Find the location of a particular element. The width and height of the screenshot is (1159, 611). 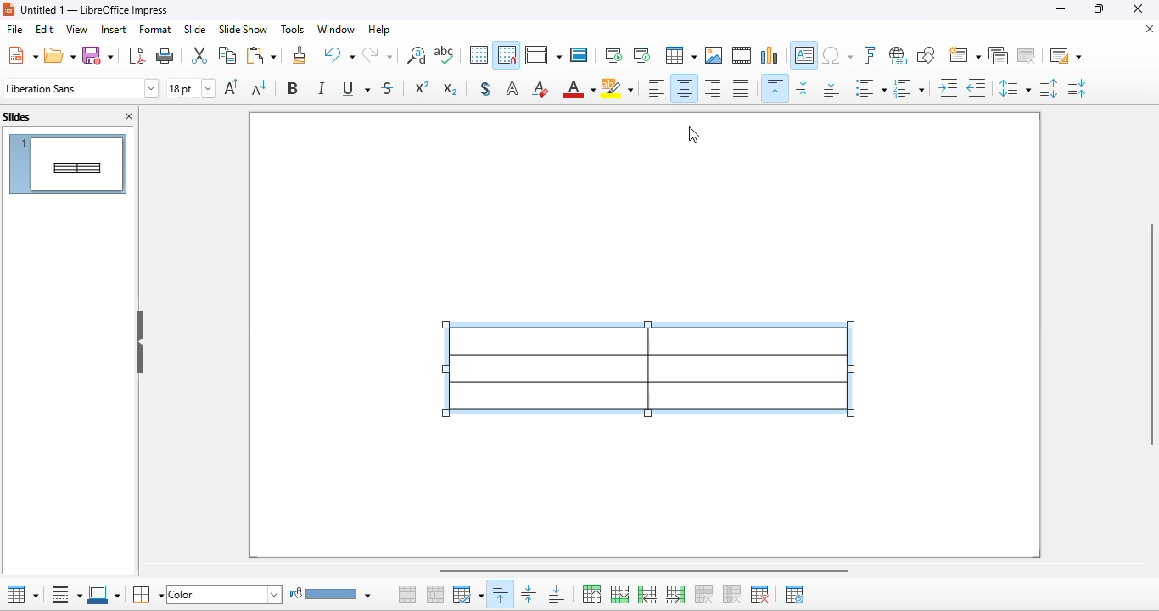

decrease indent is located at coordinates (977, 87).